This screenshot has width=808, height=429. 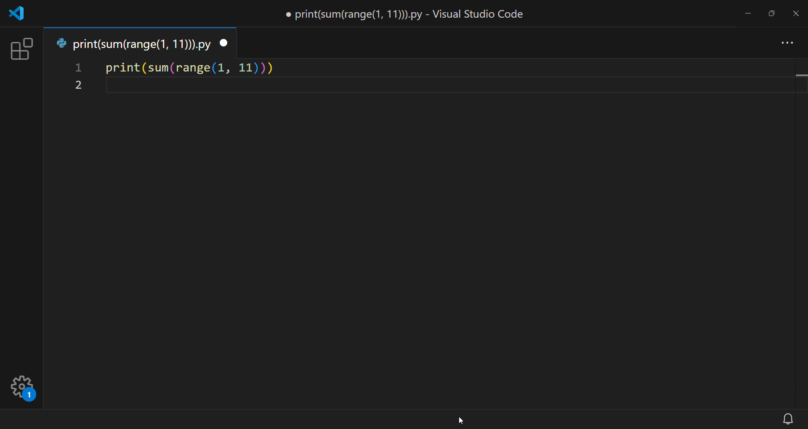 What do you see at coordinates (388, 420) in the screenshot?
I see `status bar` at bounding box center [388, 420].